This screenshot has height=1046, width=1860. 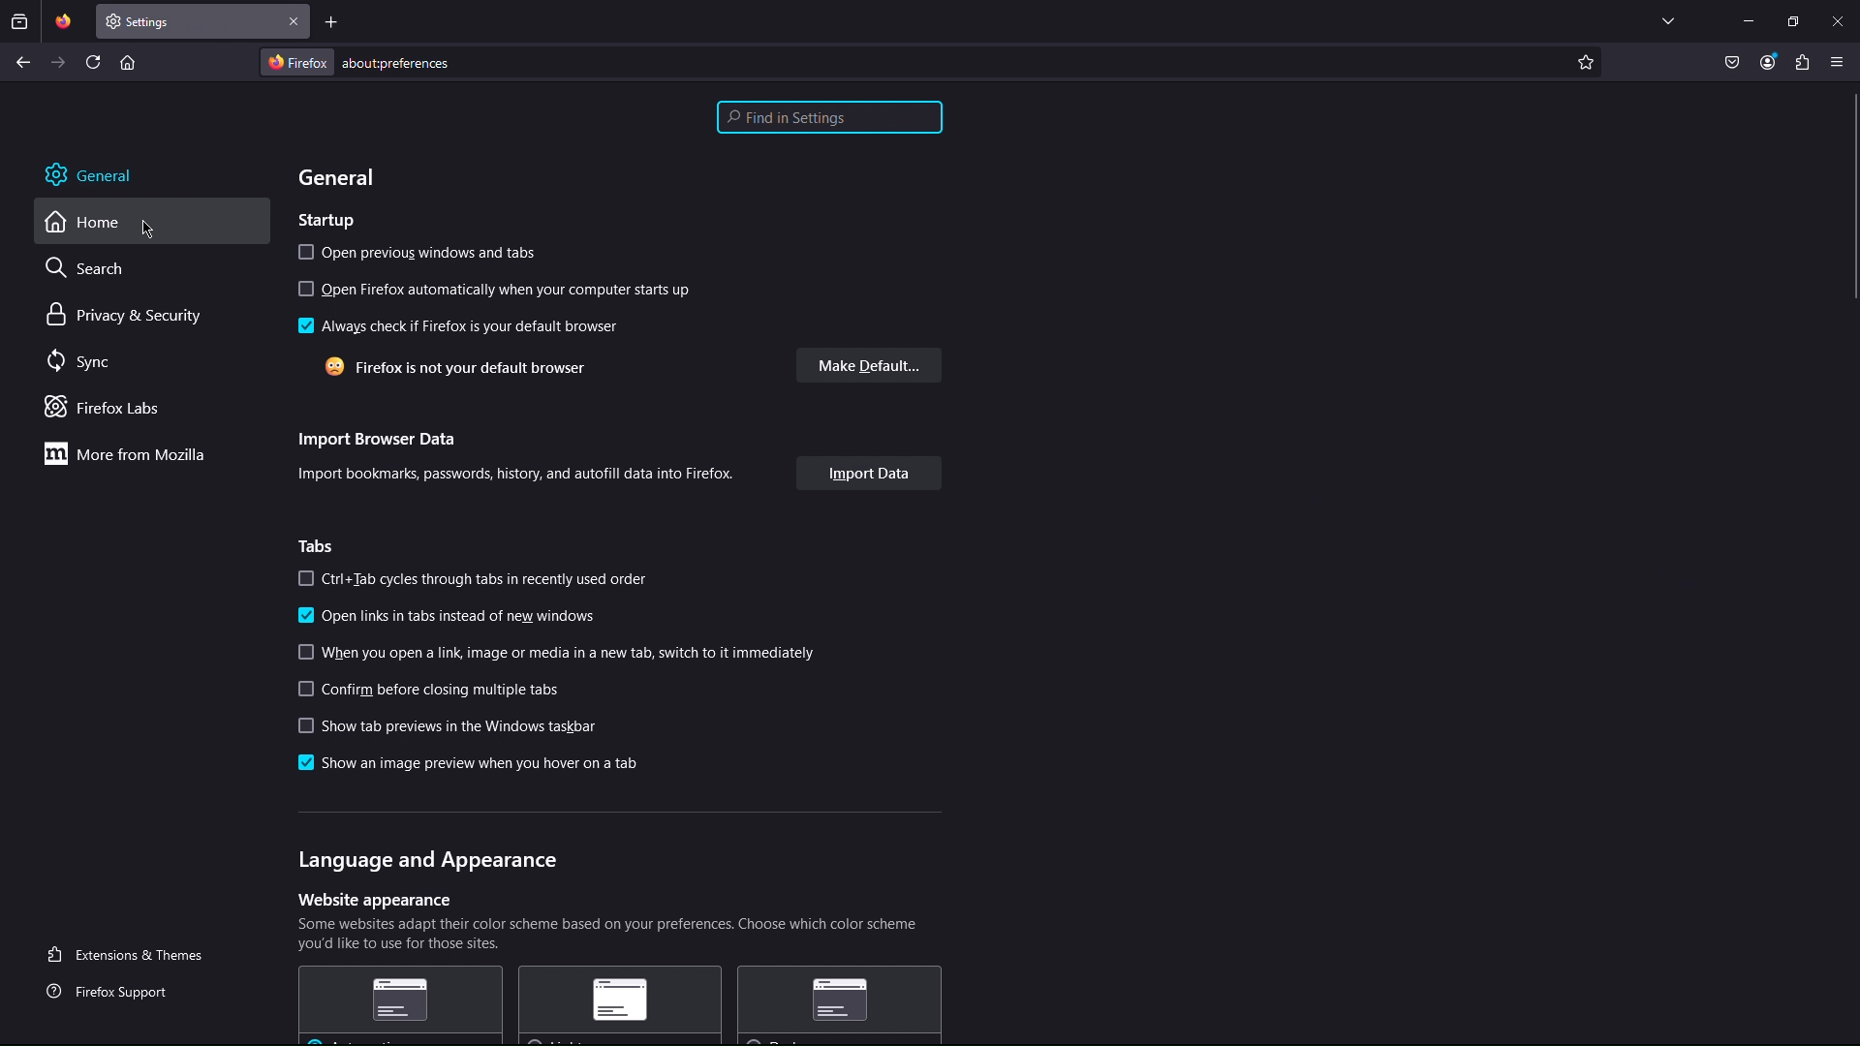 What do you see at coordinates (379, 440) in the screenshot?
I see `Import Browser Data` at bounding box center [379, 440].